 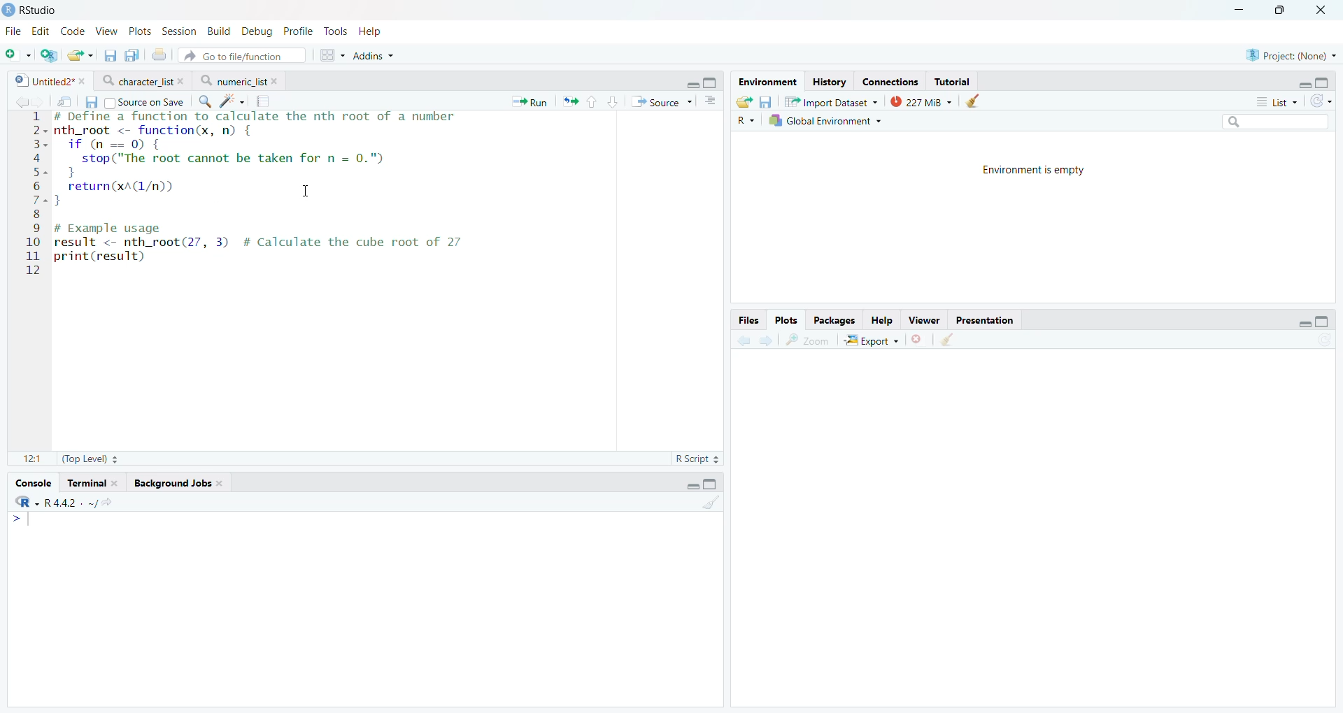 I want to click on Open new project, so click(x=48, y=55).